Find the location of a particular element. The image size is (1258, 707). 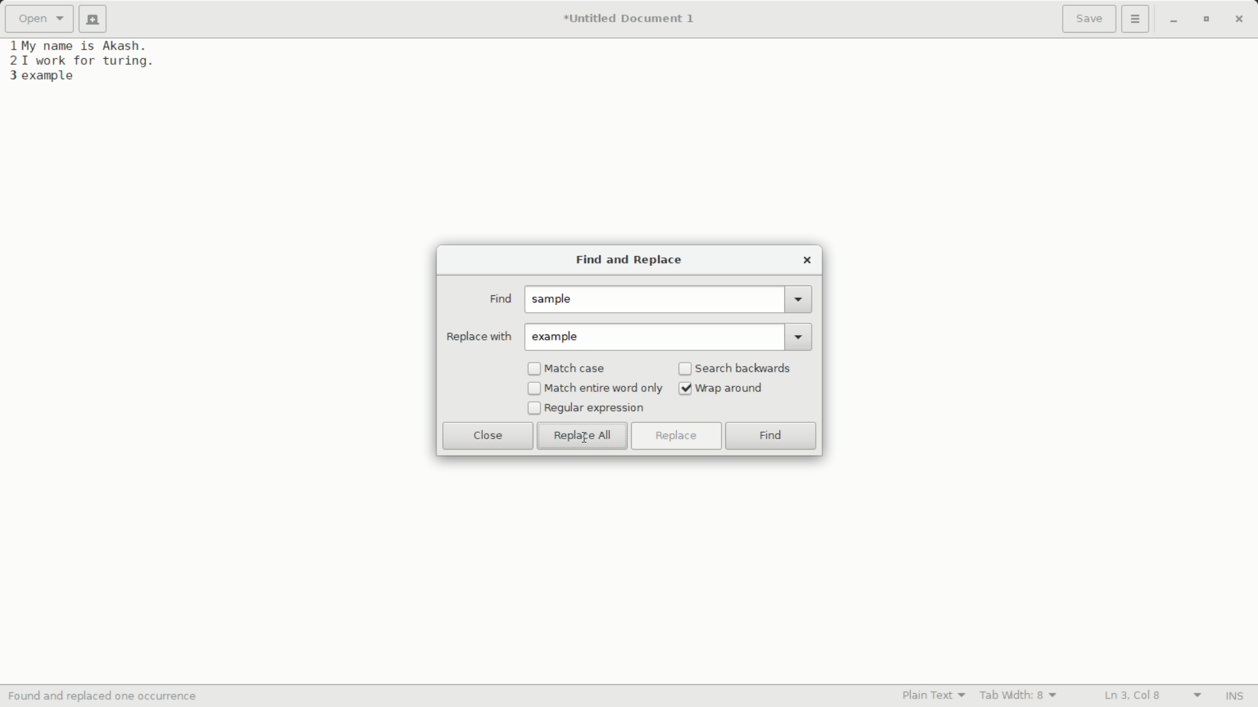

wrap around is located at coordinates (732, 389).